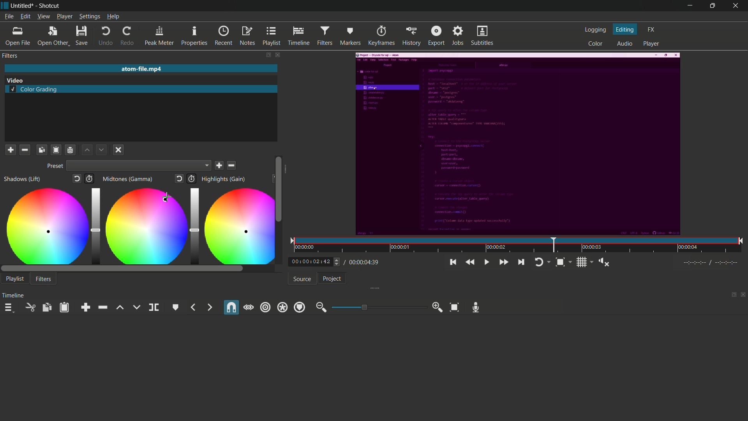  What do you see at coordinates (44, 279) in the screenshot?
I see `filters` at bounding box center [44, 279].